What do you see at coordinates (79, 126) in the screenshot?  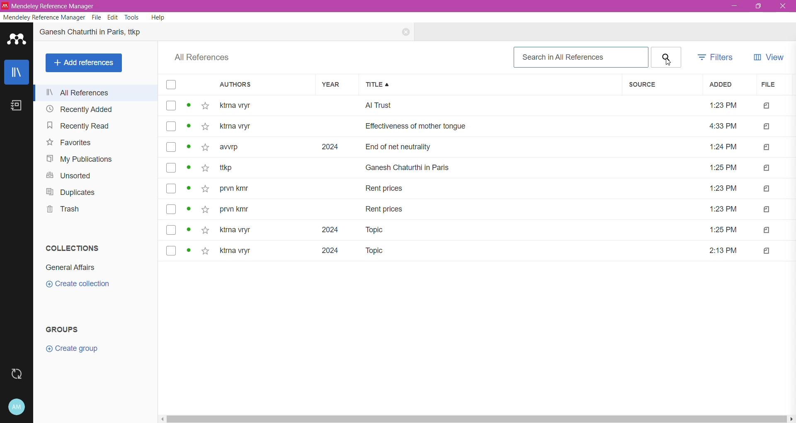 I see `Recently Read` at bounding box center [79, 126].